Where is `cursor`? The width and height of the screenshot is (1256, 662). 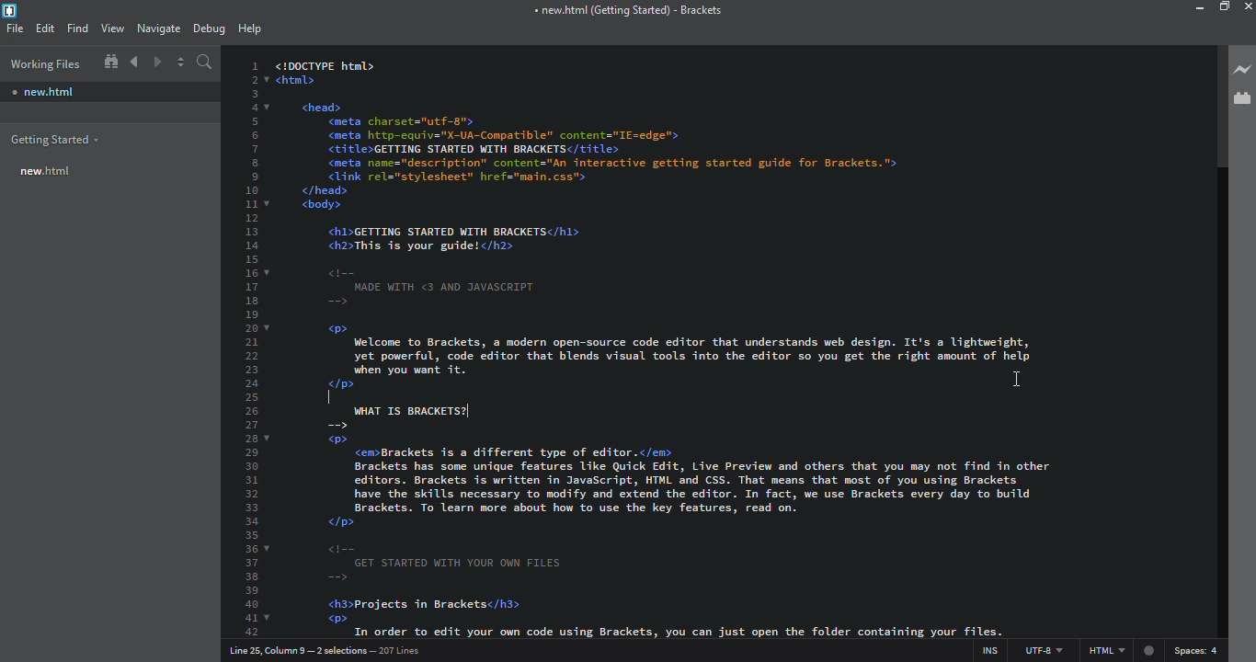
cursor is located at coordinates (1015, 380).